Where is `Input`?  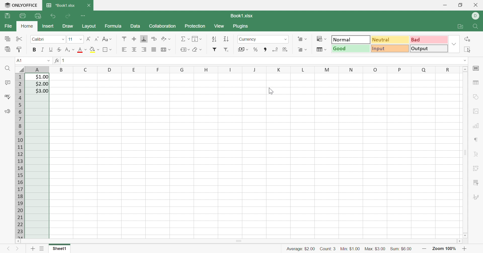 Input is located at coordinates (390, 48).